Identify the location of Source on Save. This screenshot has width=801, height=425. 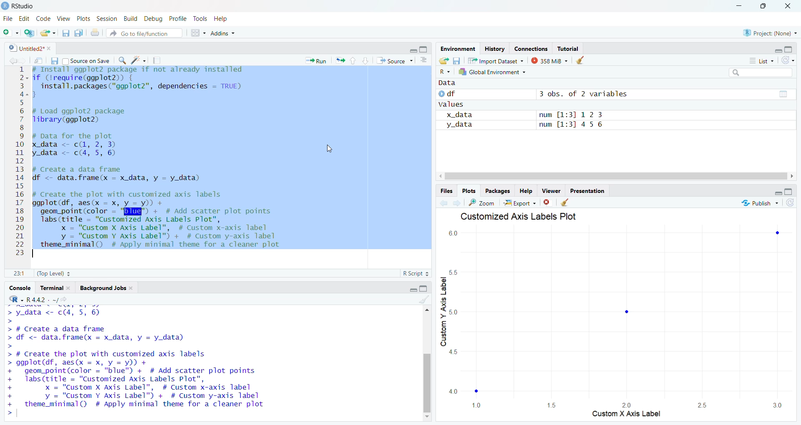
(89, 61).